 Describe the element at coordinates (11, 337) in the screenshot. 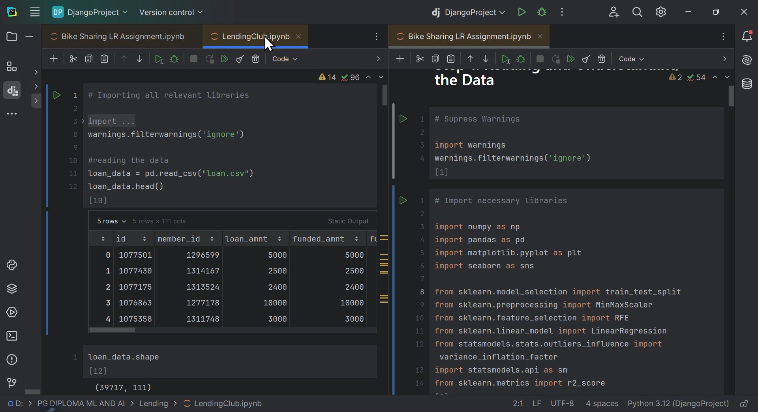

I see `Terminal` at that location.